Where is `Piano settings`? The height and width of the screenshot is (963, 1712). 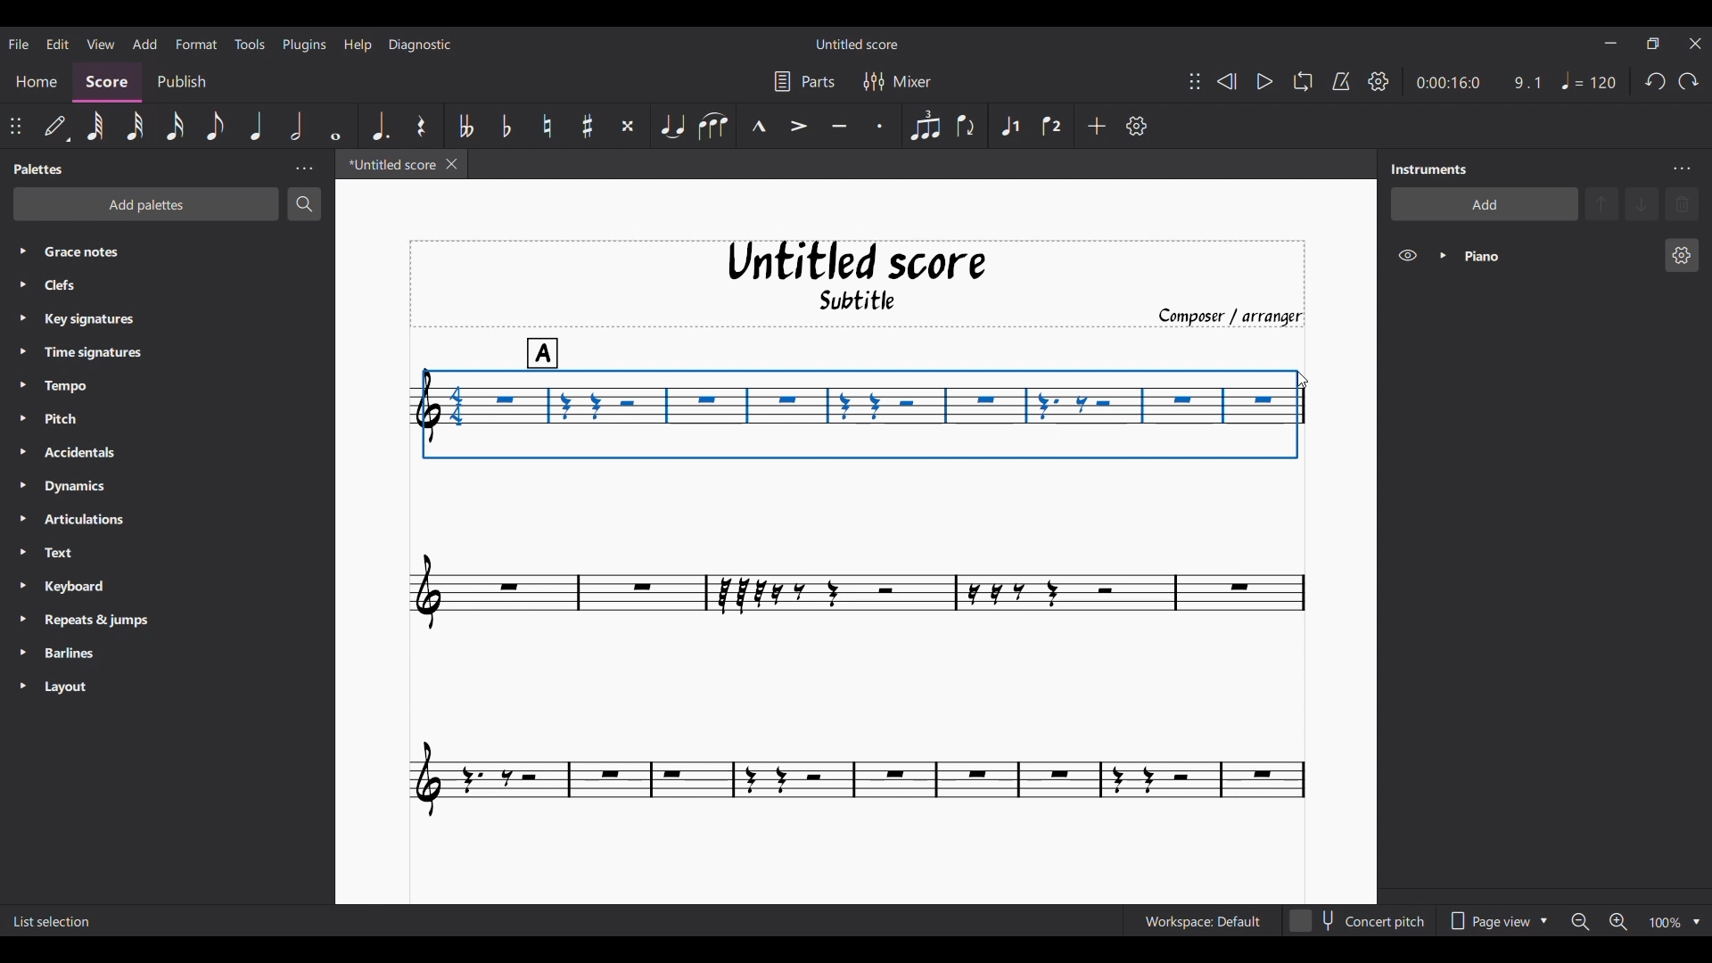 Piano settings is located at coordinates (1682, 255).